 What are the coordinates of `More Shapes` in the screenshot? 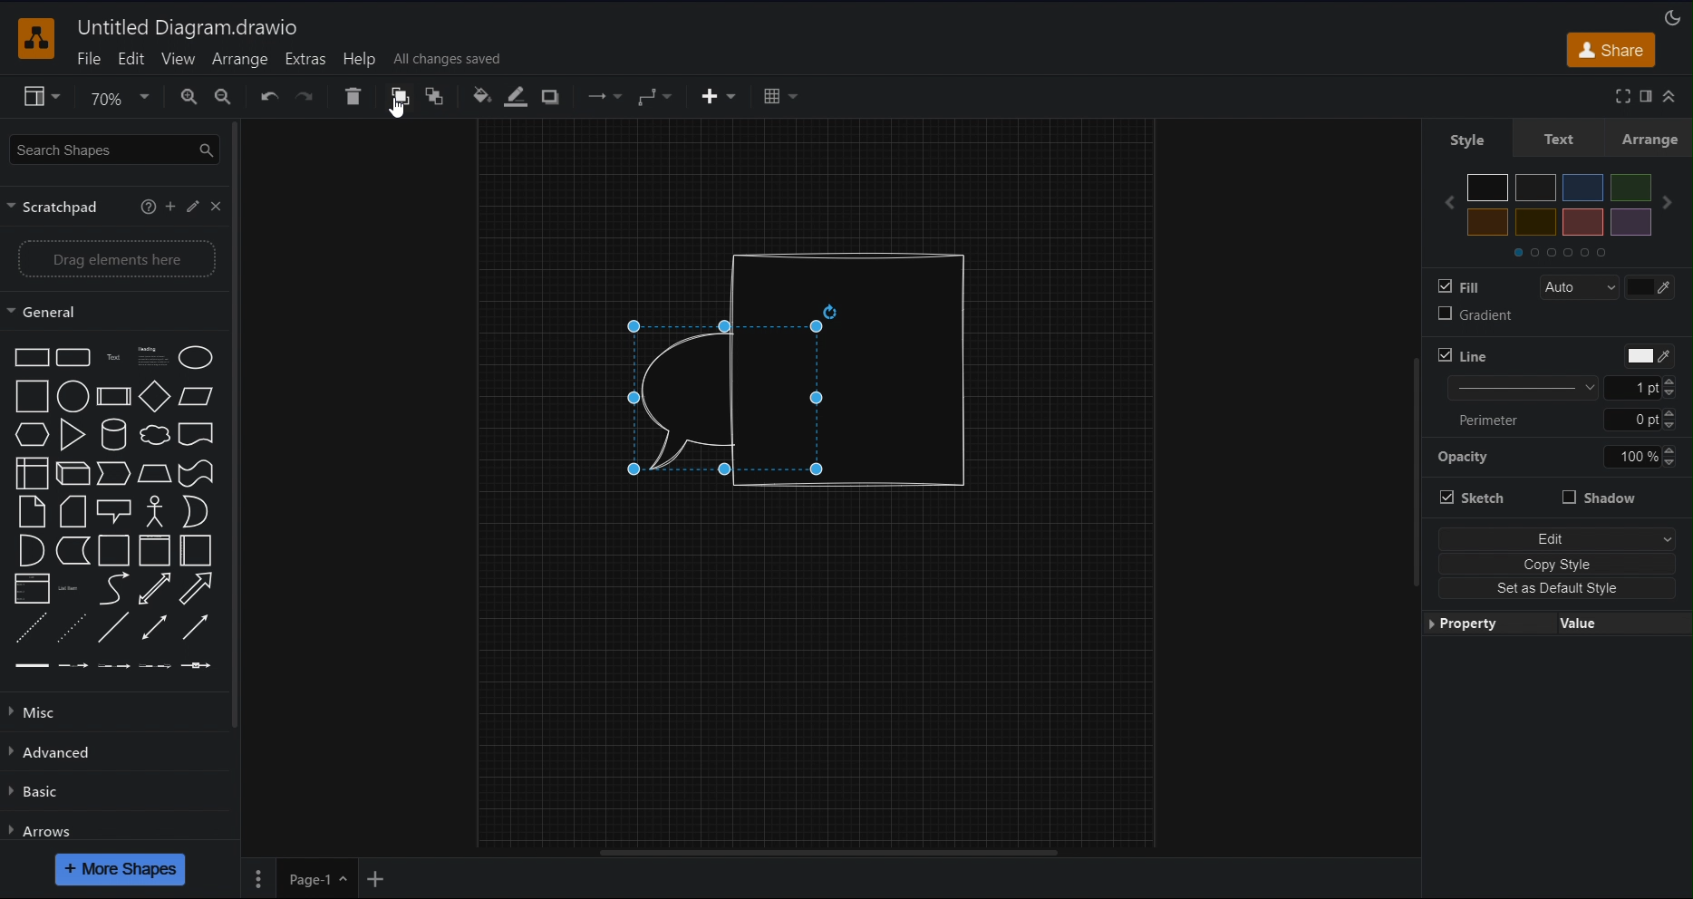 It's located at (121, 870).